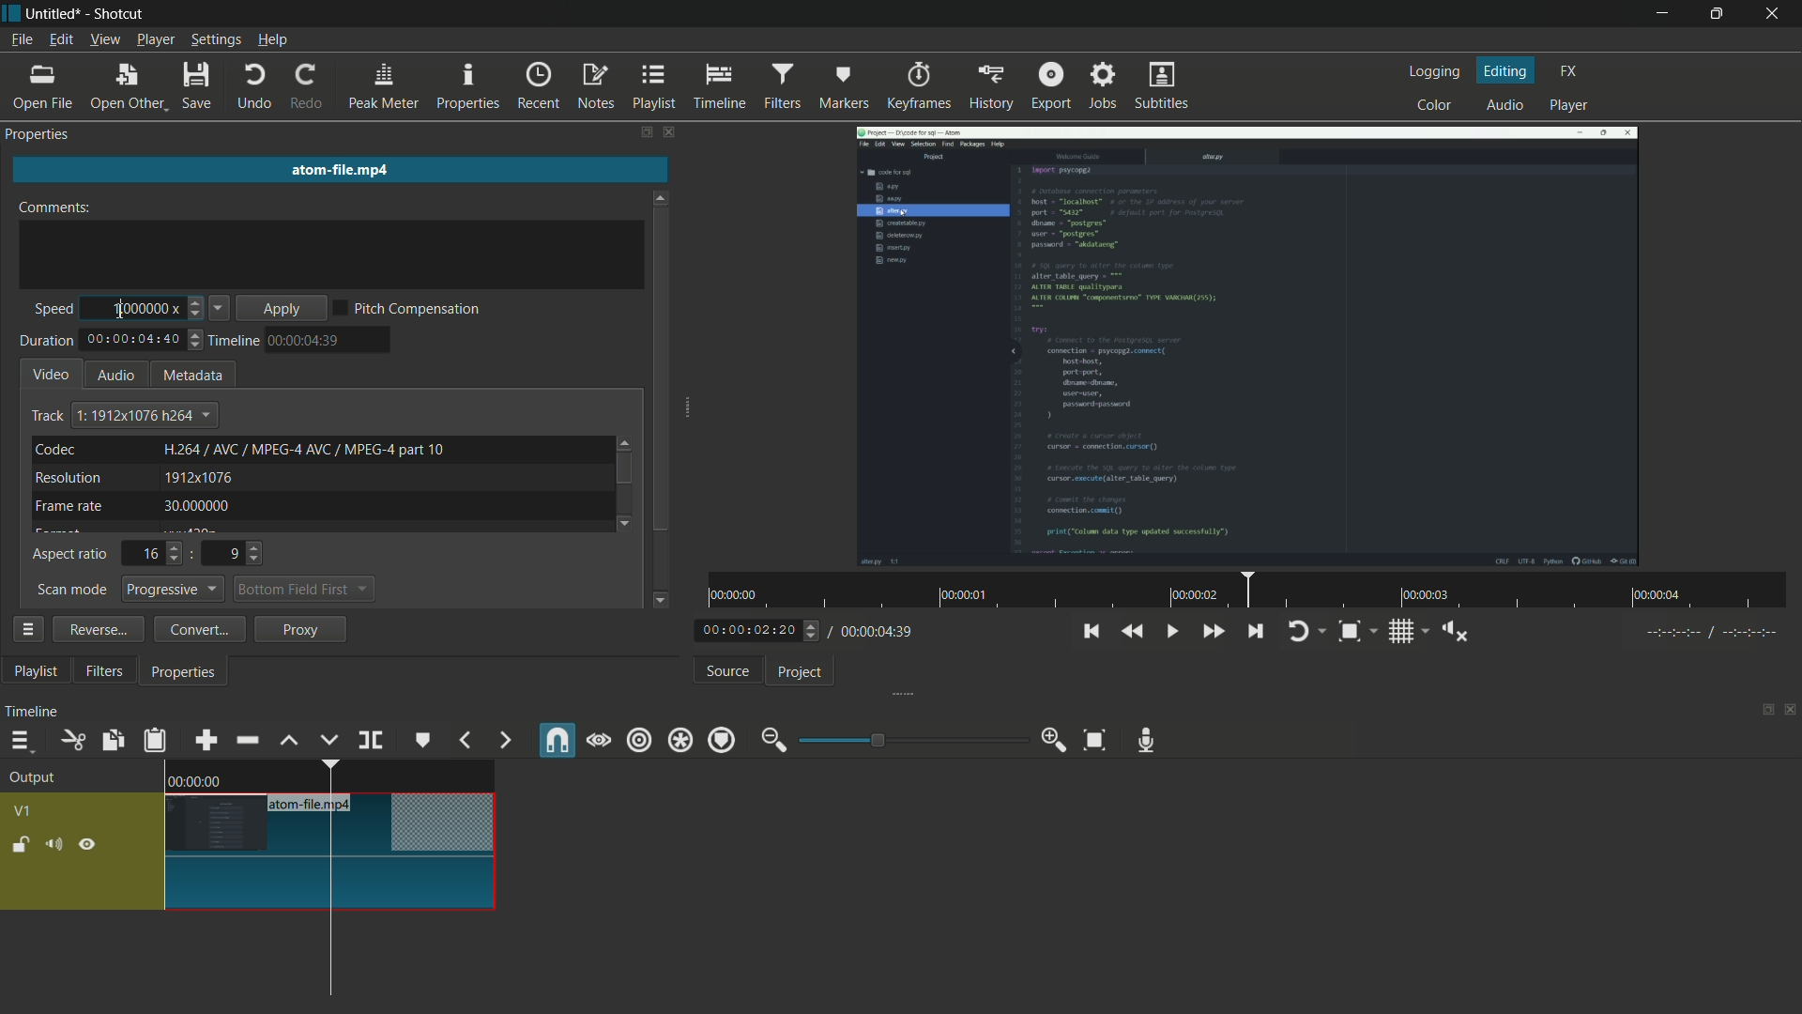  What do you see at coordinates (1300, 632) in the screenshot?
I see `toggle player looping` at bounding box center [1300, 632].